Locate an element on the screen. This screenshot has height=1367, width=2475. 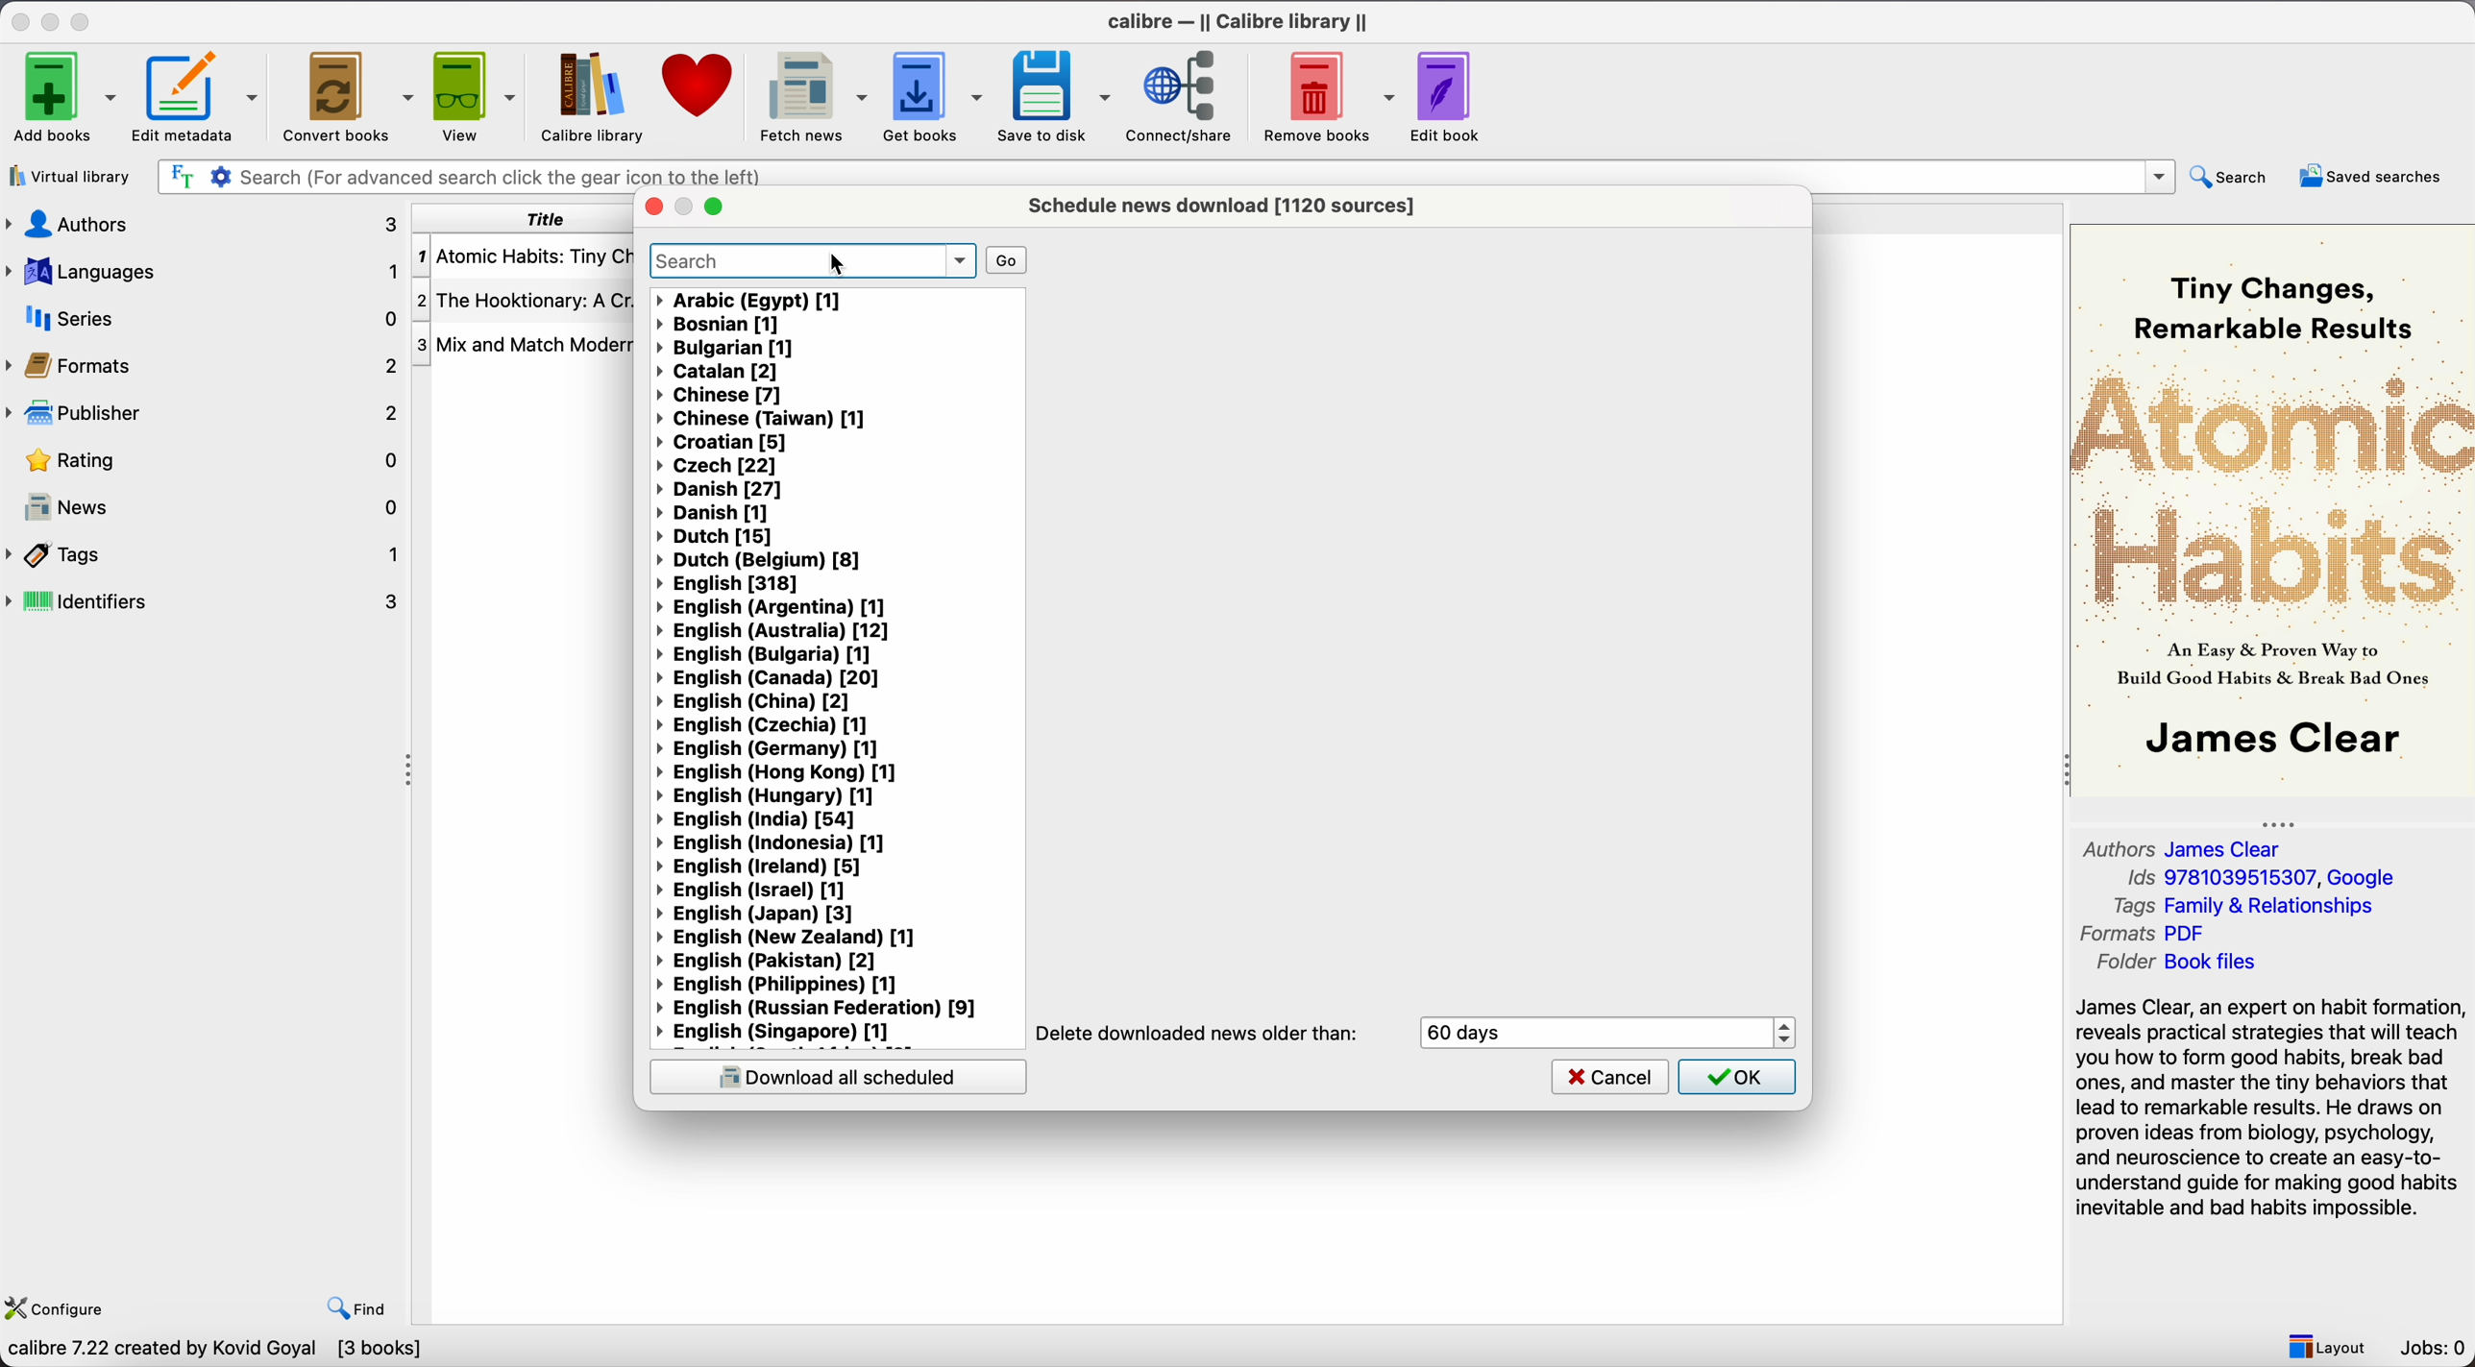
schedule news download [1120 sources] is located at coordinates (1228, 205).